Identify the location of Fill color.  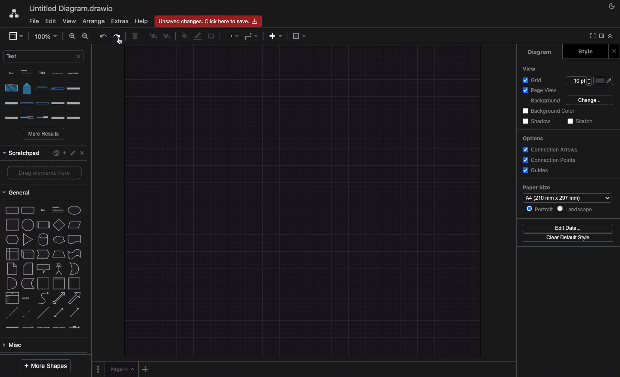
(604, 80).